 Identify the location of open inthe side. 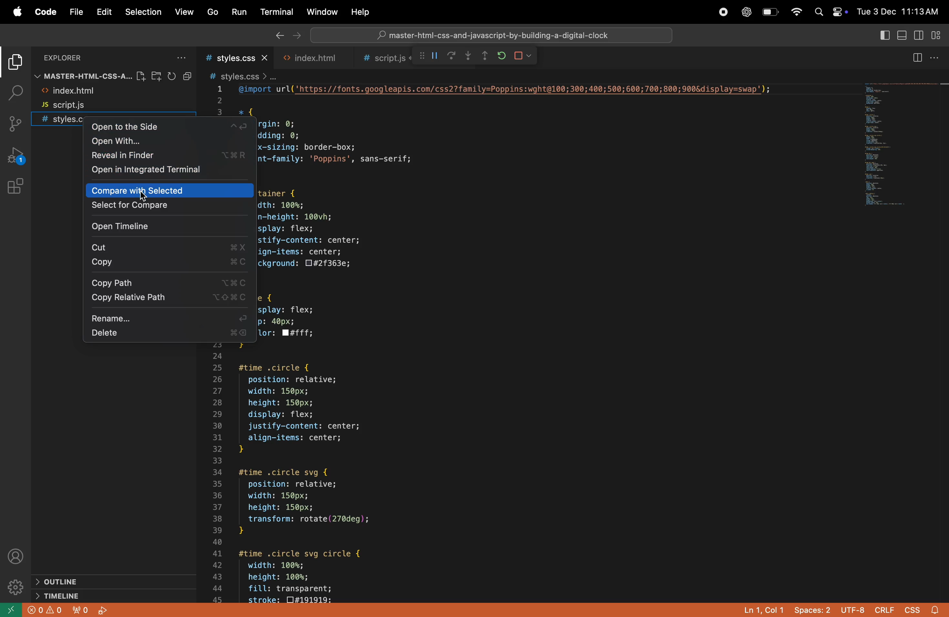
(170, 128).